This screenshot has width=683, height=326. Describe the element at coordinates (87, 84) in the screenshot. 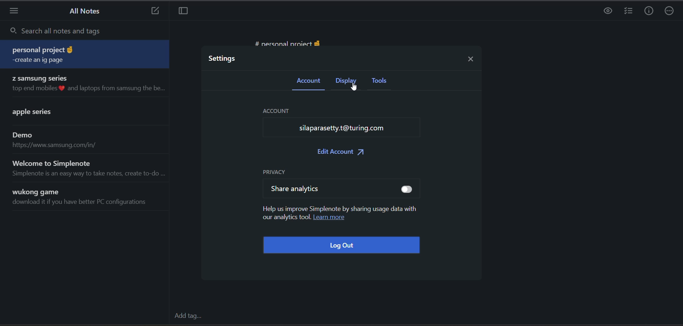

I see `note title and preview` at that location.